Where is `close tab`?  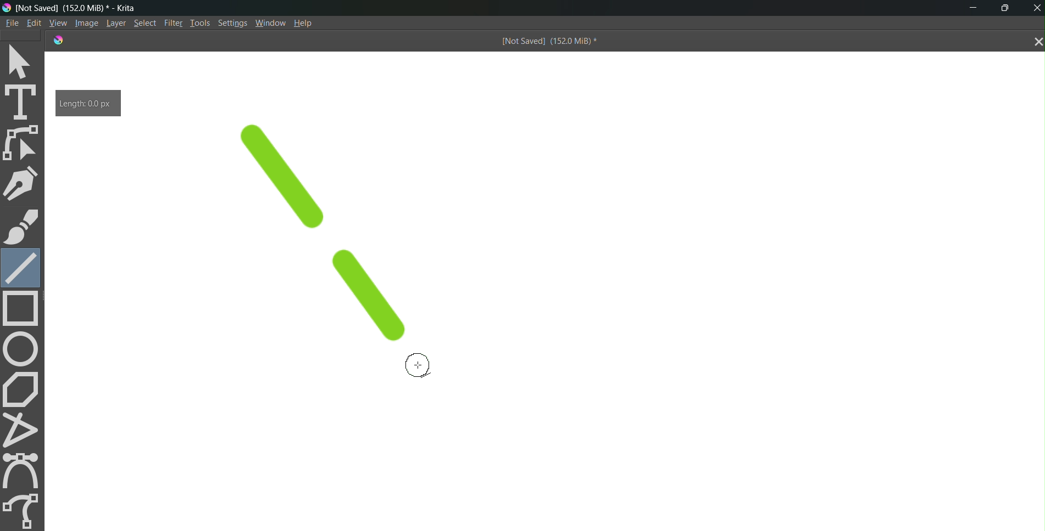 close tab is located at coordinates (1035, 42).